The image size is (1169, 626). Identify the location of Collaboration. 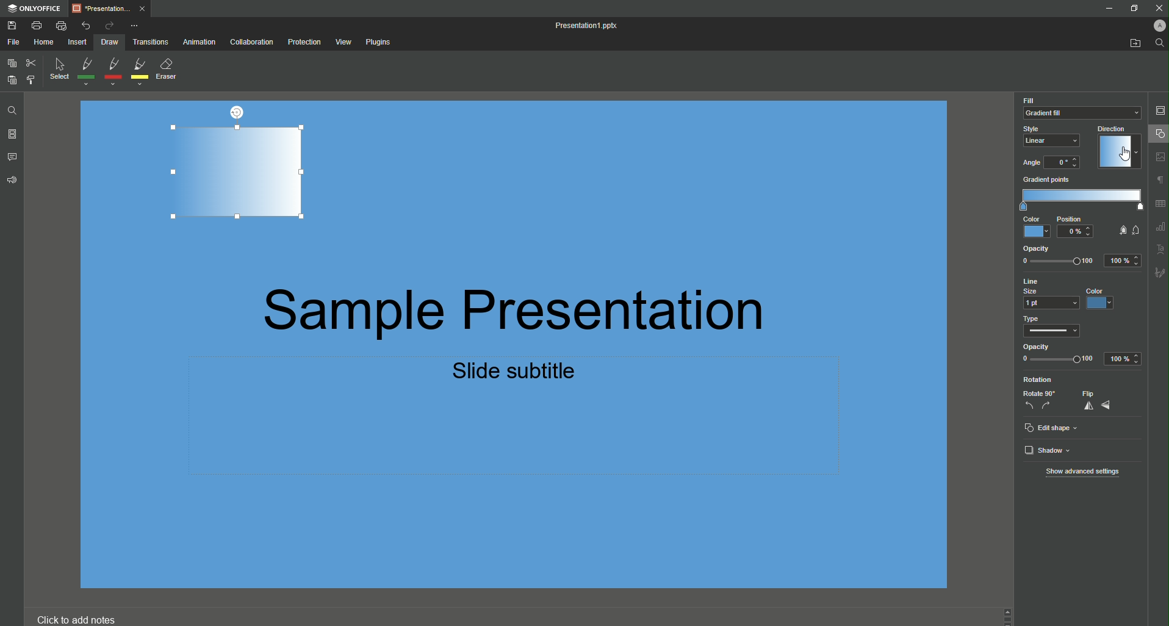
(251, 43).